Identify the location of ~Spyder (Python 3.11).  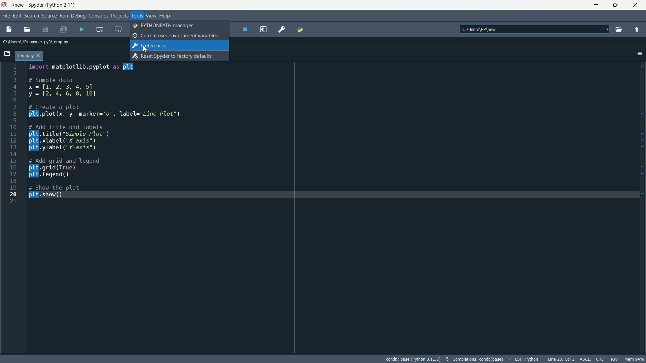
(46, 5).